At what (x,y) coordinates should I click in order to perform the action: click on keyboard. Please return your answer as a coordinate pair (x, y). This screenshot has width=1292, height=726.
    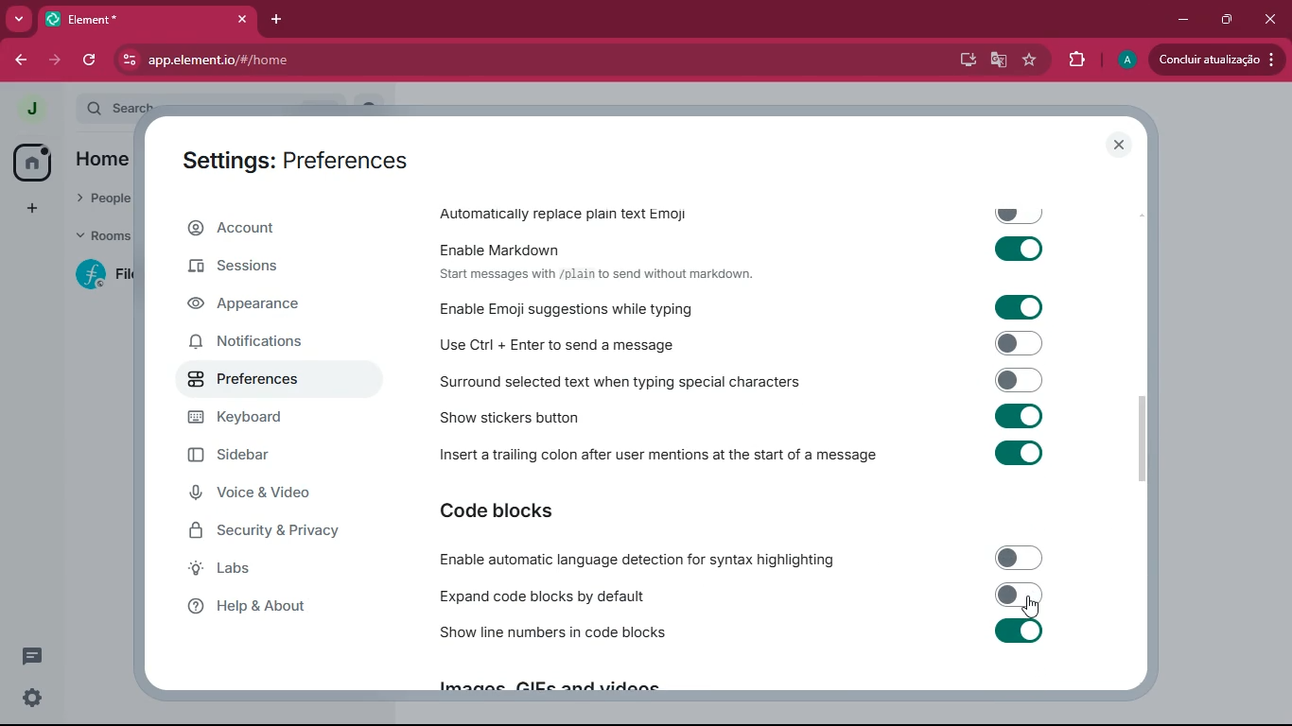
    Looking at the image, I should click on (283, 418).